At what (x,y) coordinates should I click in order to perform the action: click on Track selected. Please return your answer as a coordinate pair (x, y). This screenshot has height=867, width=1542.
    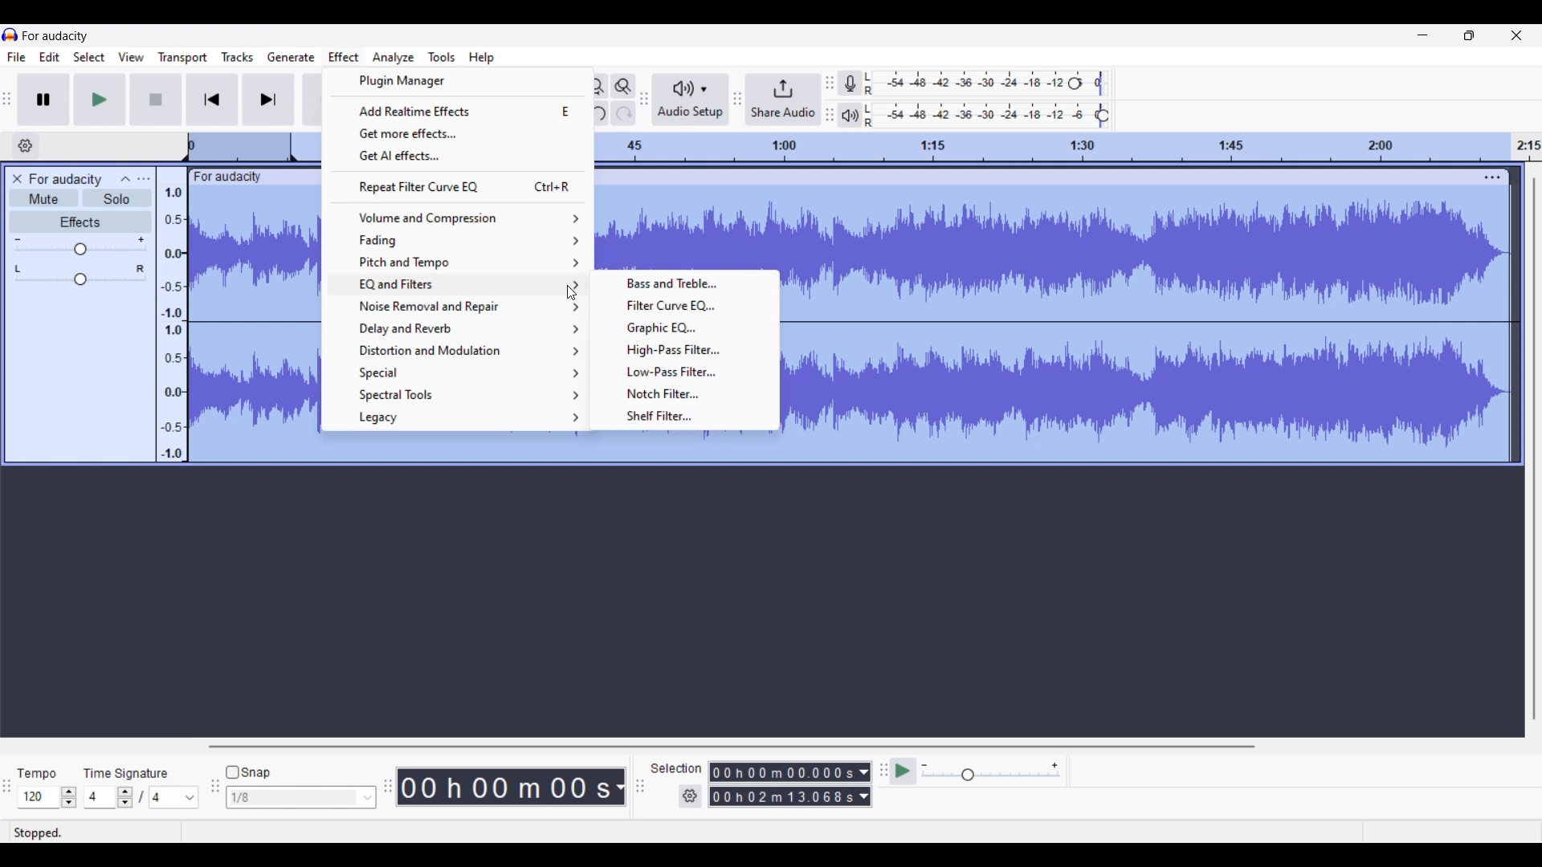
    Looking at the image, I should click on (255, 324).